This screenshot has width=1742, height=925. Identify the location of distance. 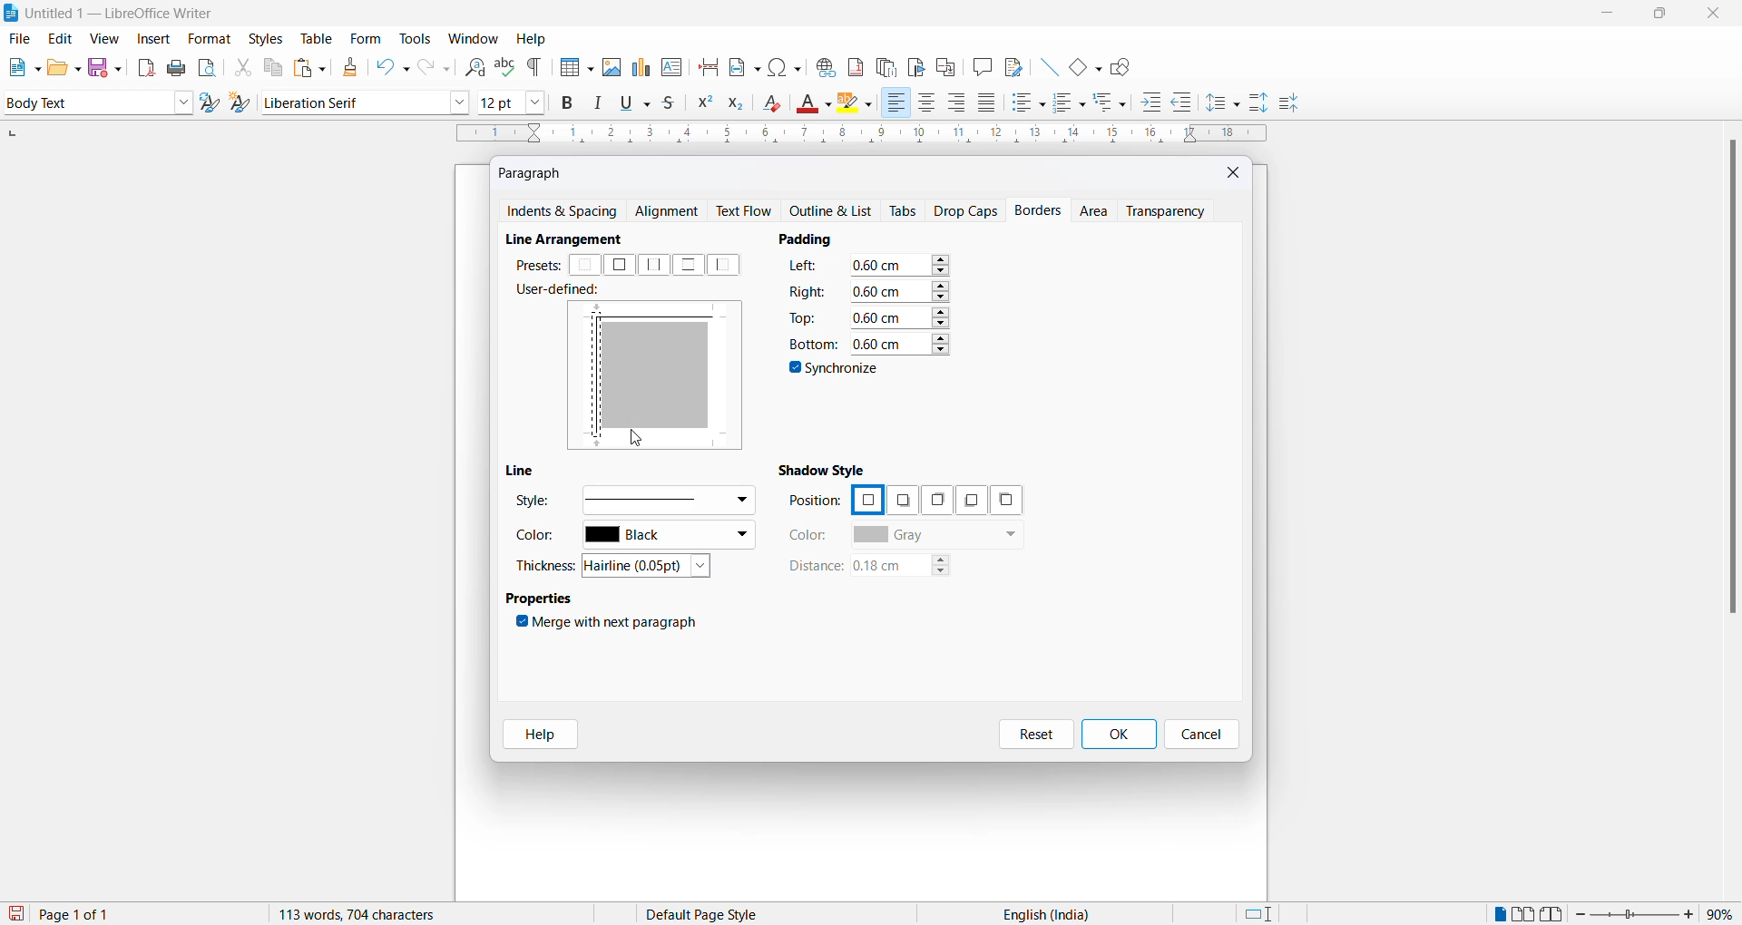
(814, 567).